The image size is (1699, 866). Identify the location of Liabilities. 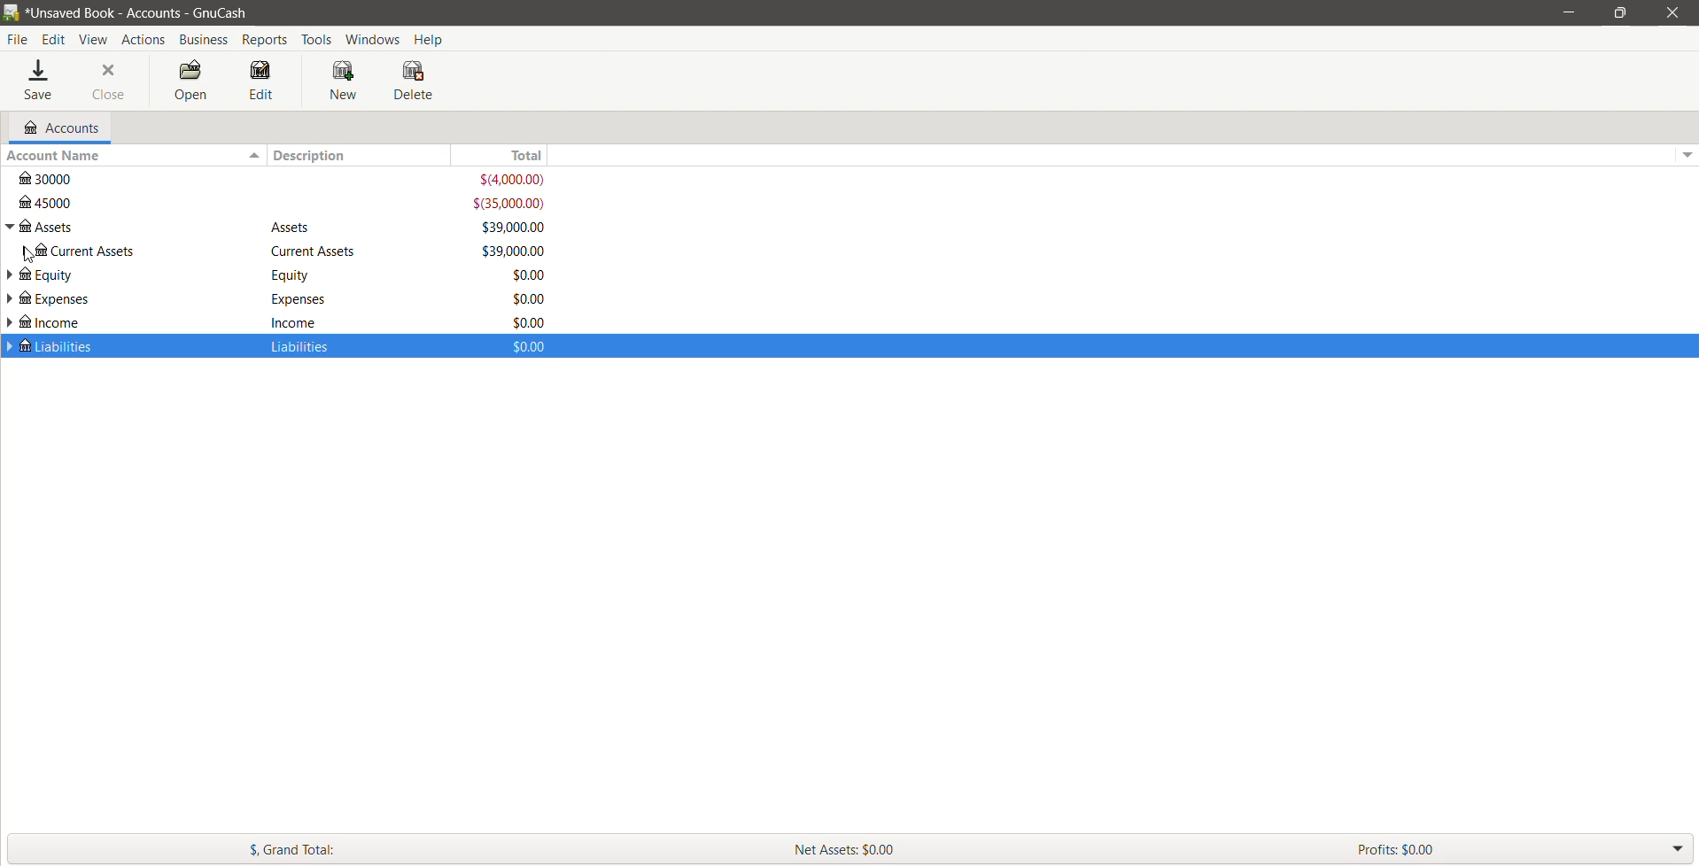
(128, 348).